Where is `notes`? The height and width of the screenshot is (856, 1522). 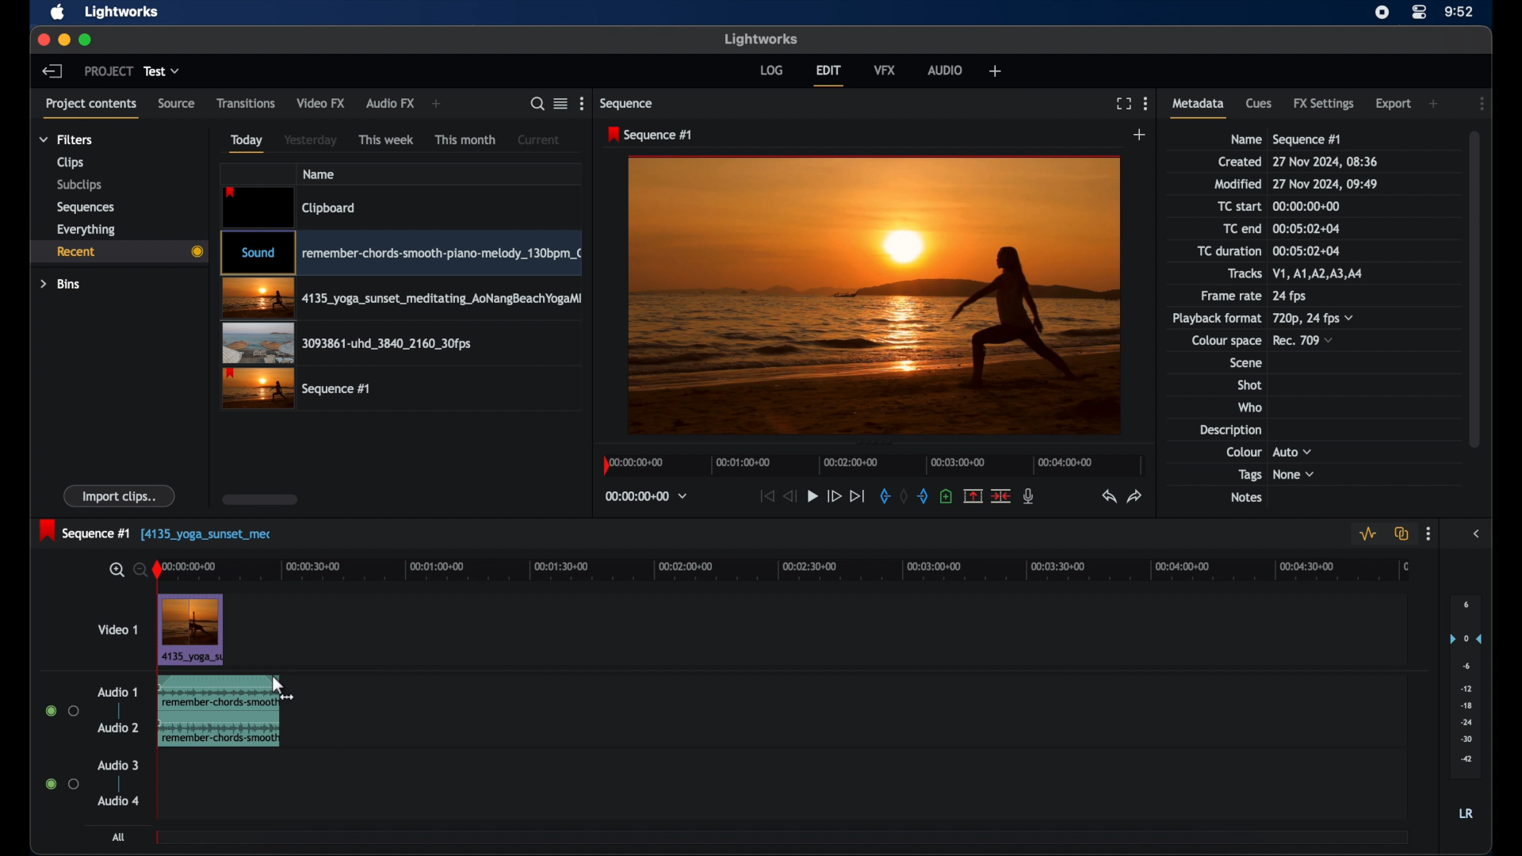 notes is located at coordinates (1245, 498).